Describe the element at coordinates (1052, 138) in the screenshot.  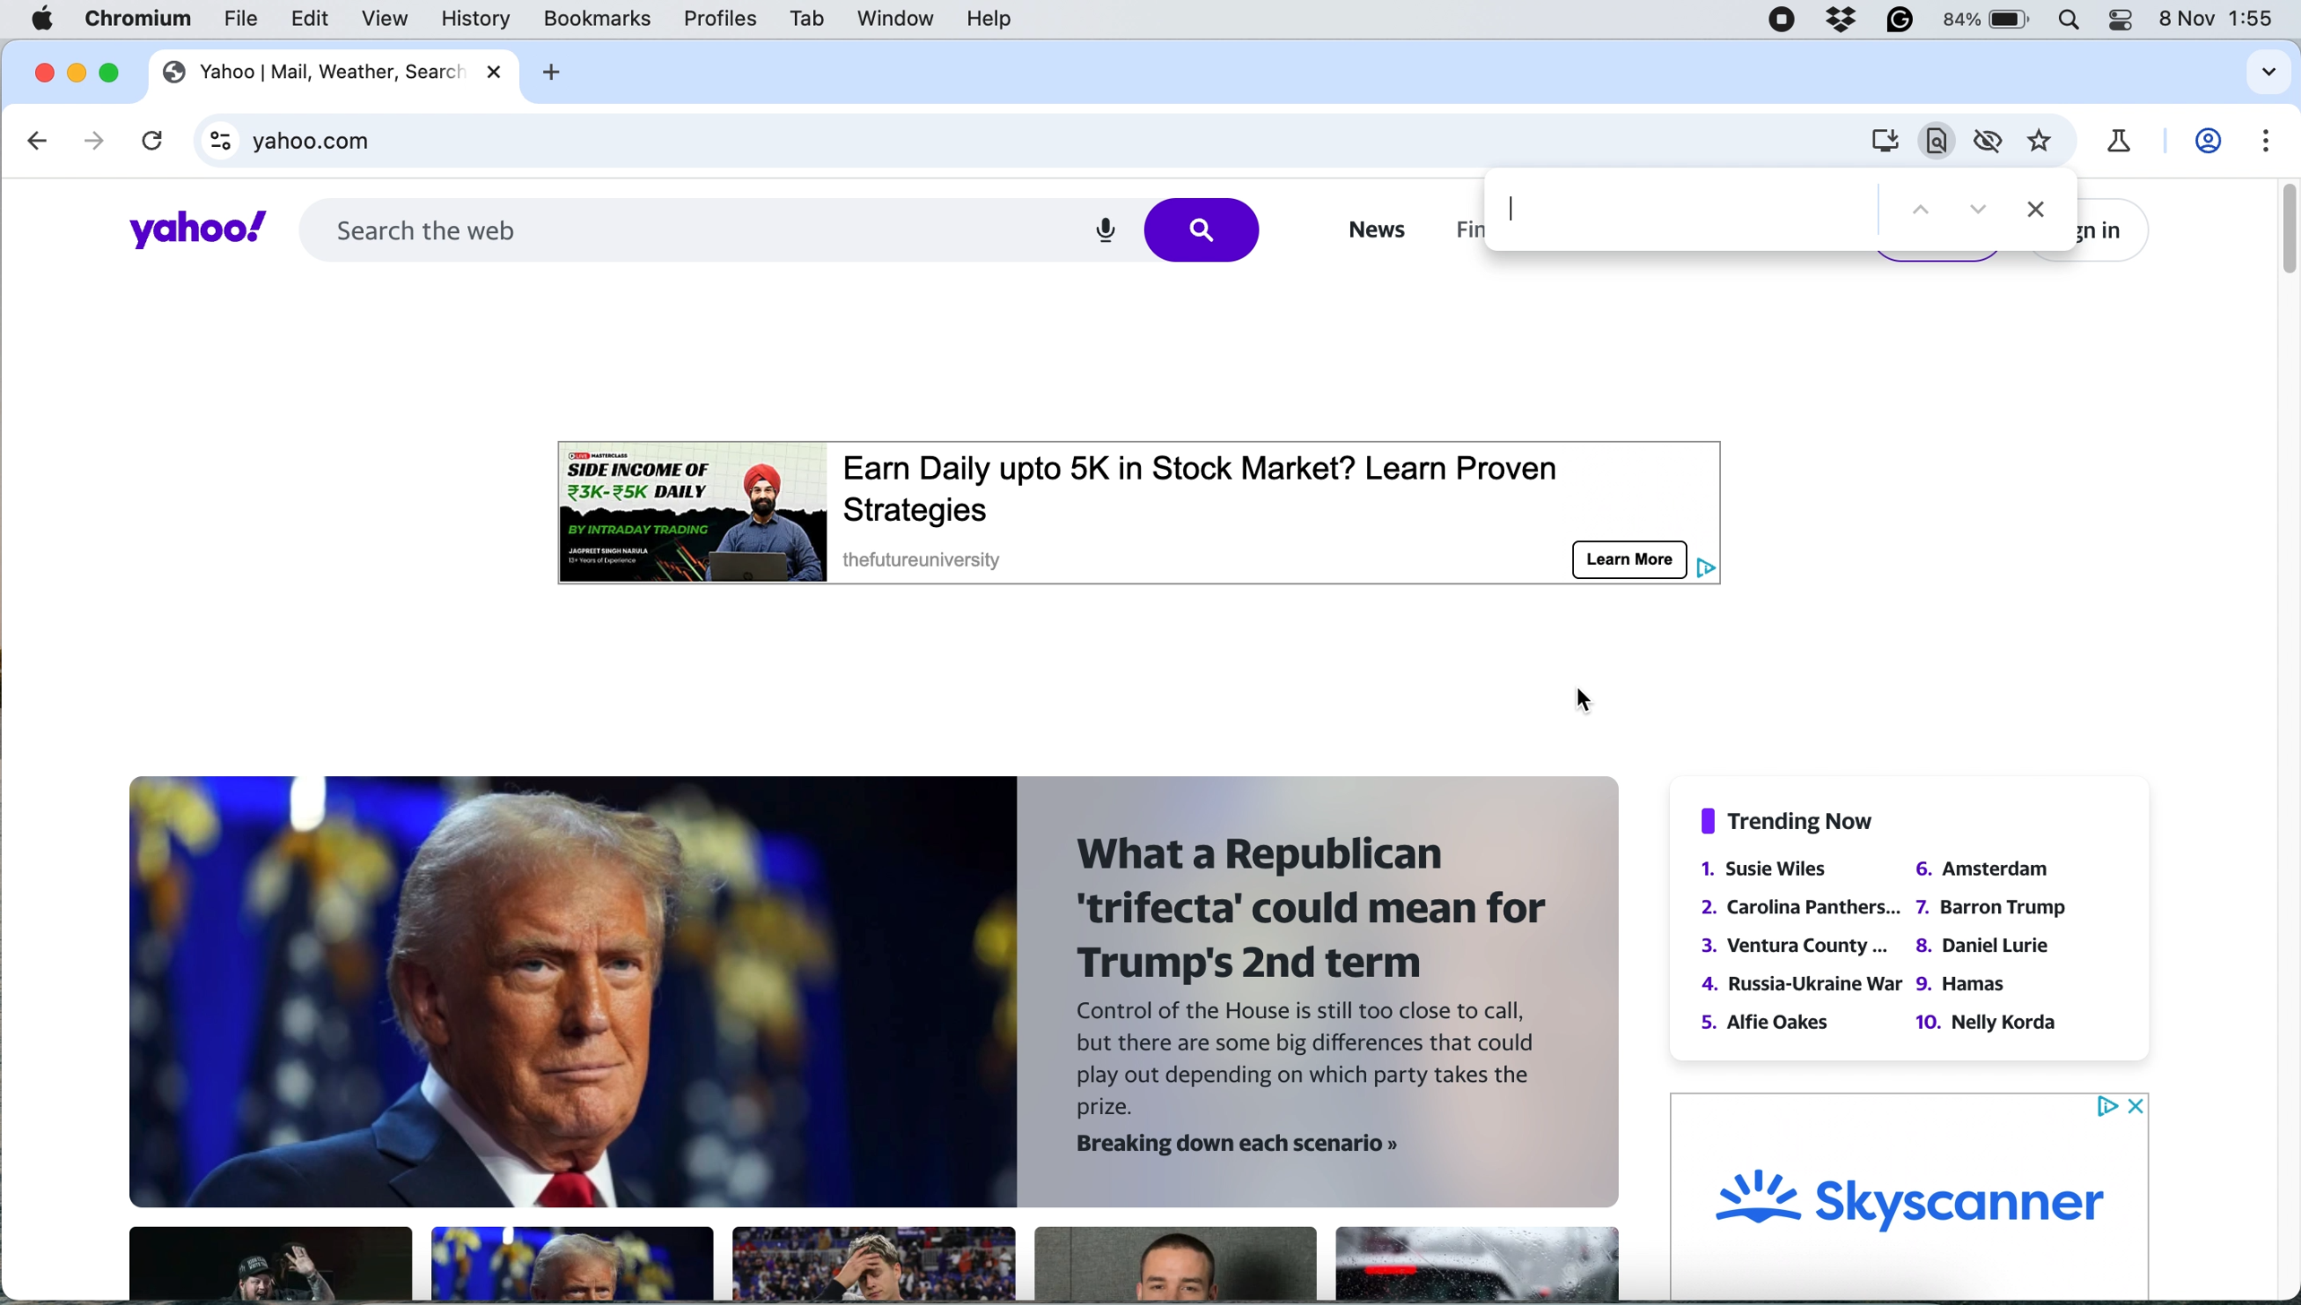
I see `yahoo.com` at that location.